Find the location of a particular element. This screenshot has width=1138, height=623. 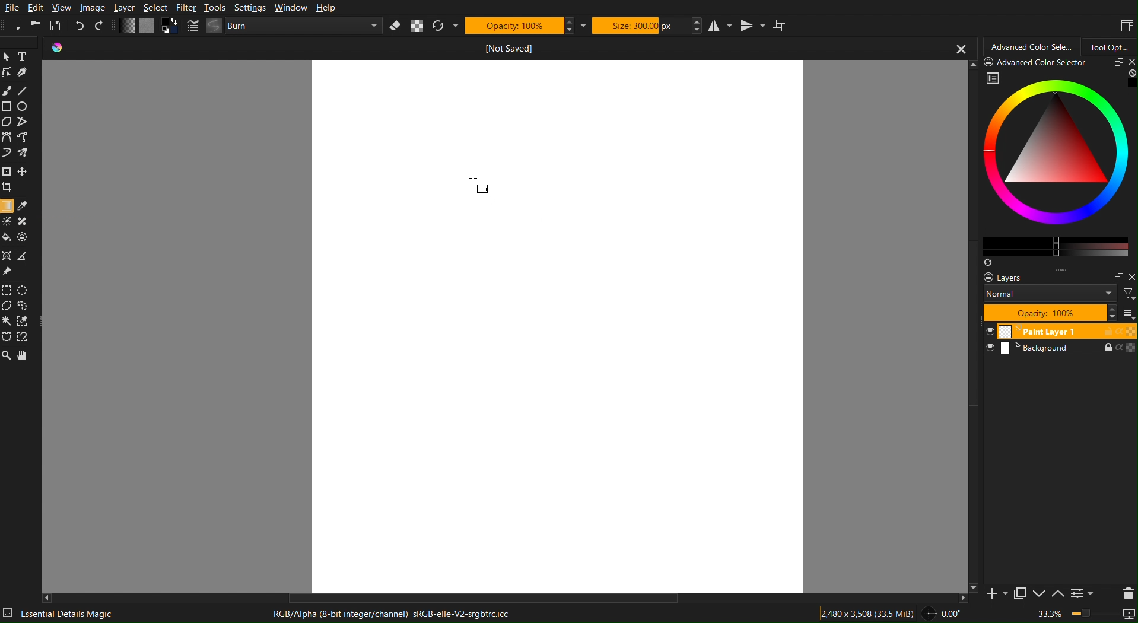

Selection Tools is located at coordinates (20, 312).